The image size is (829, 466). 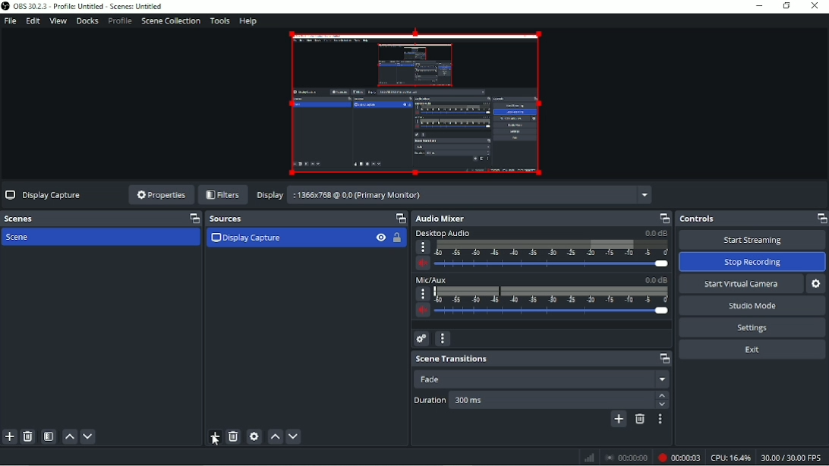 What do you see at coordinates (540, 301) in the screenshot?
I see `Mic/AUX Slider` at bounding box center [540, 301].